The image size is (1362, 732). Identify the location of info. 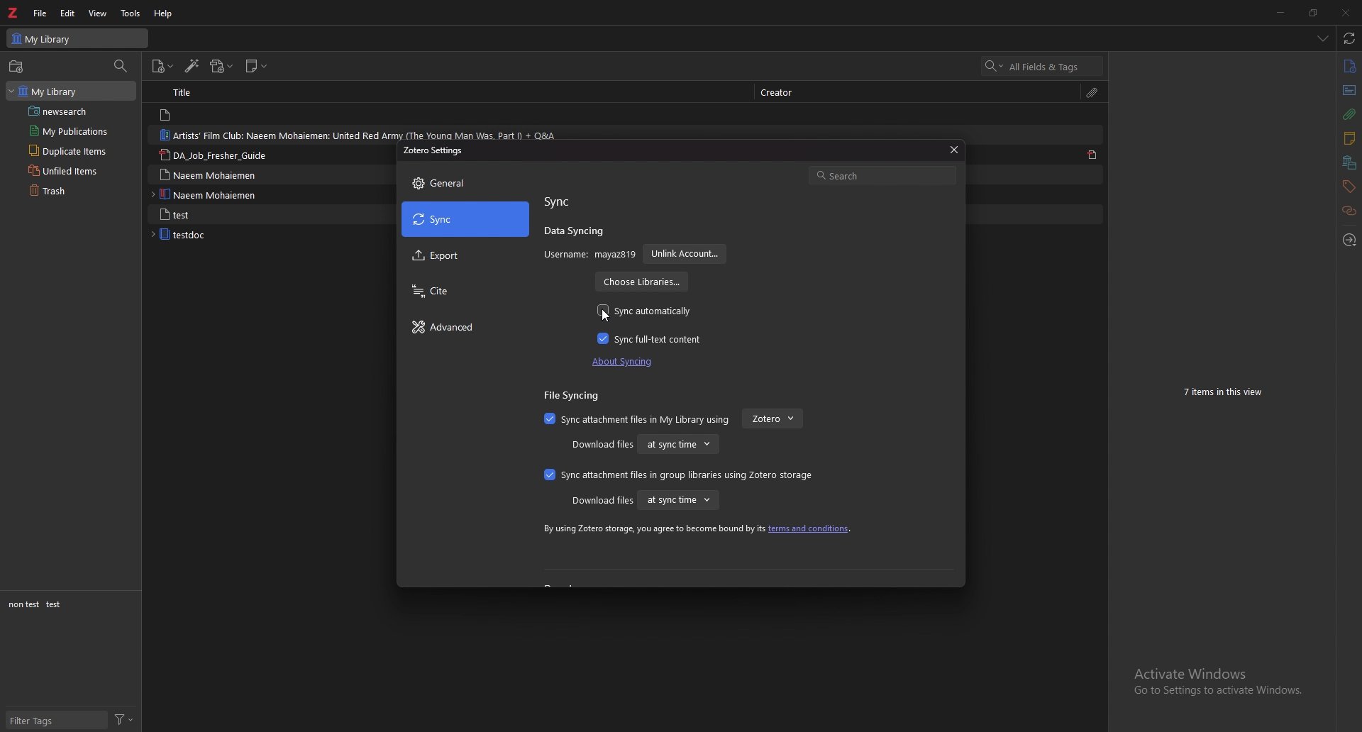
(1349, 66).